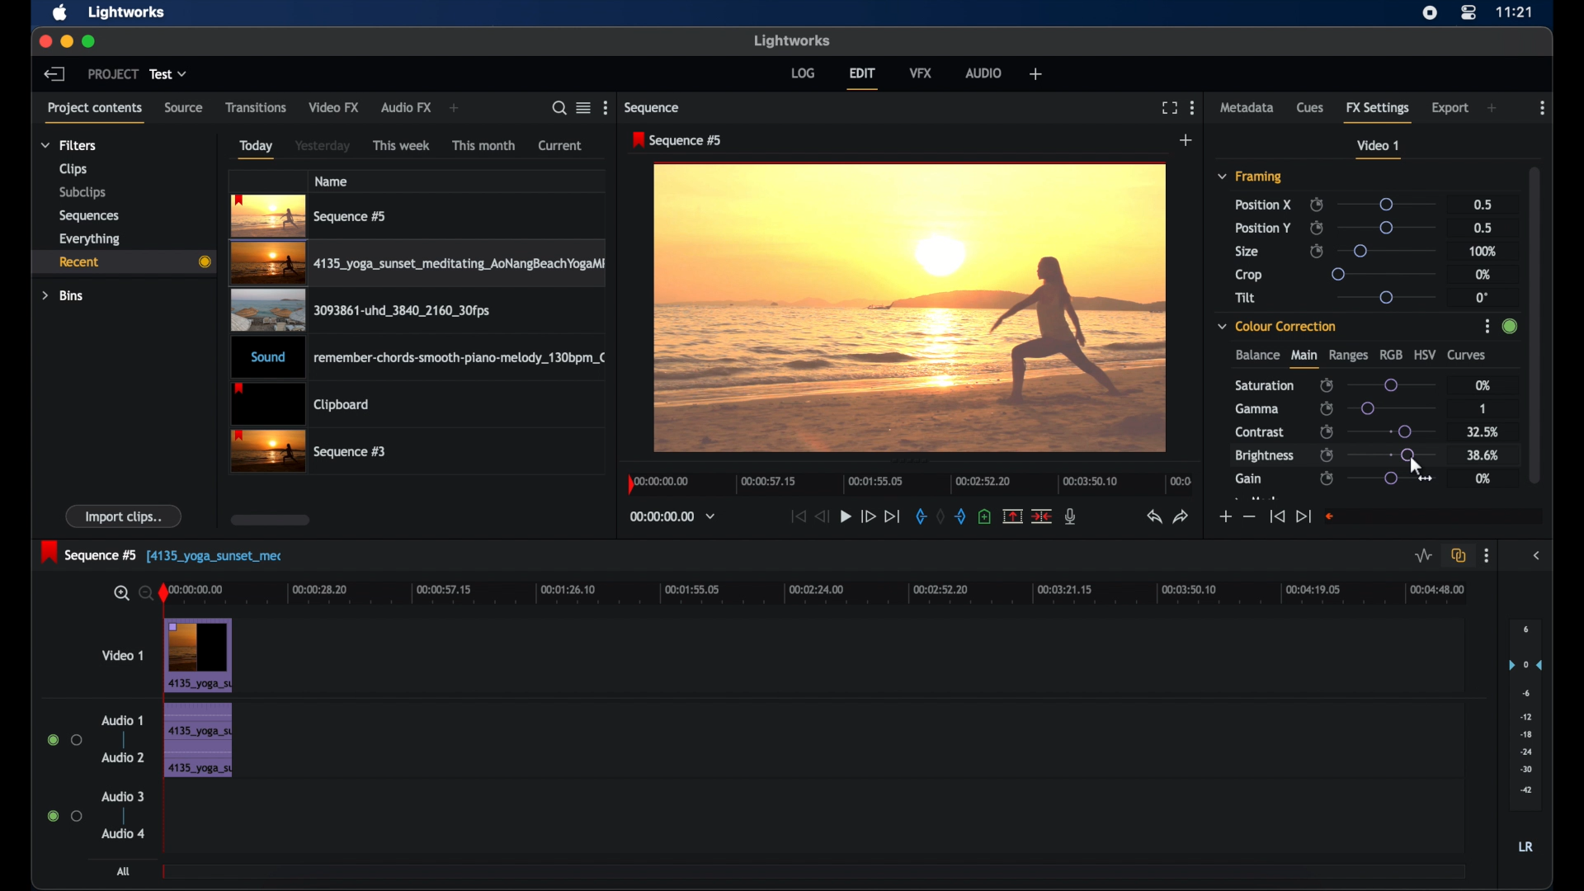 The image size is (1584, 891). Describe the element at coordinates (1392, 478) in the screenshot. I see `slider` at that location.